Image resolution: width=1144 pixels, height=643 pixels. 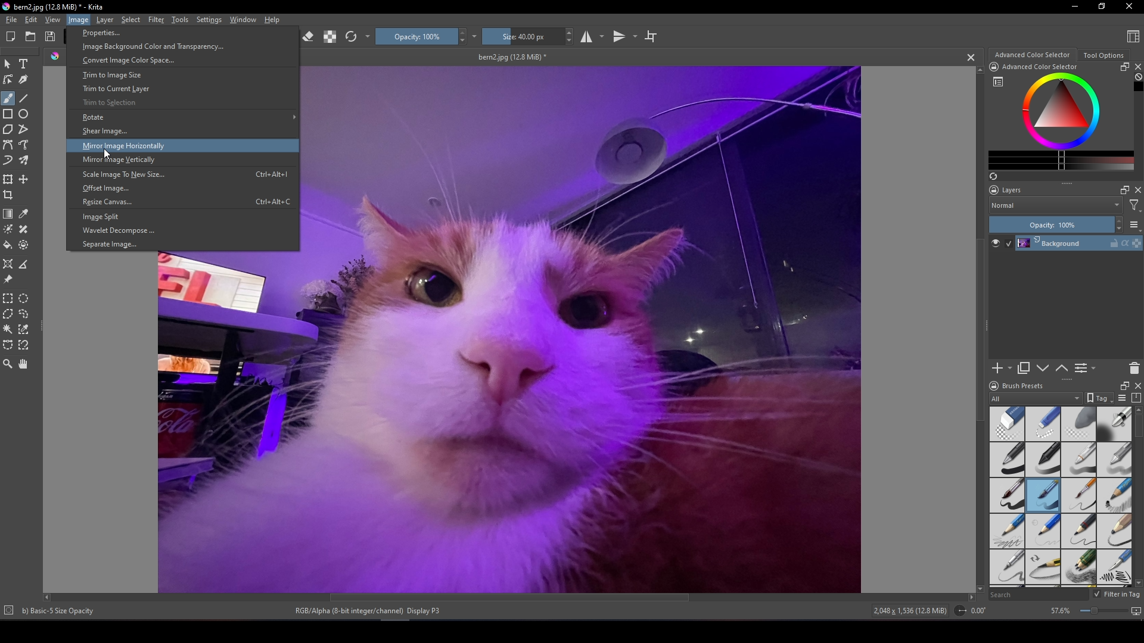 What do you see at coordinates (8, 145) in the screenshot?
I see `Bezier line tool` at bounding box center [8, 145].